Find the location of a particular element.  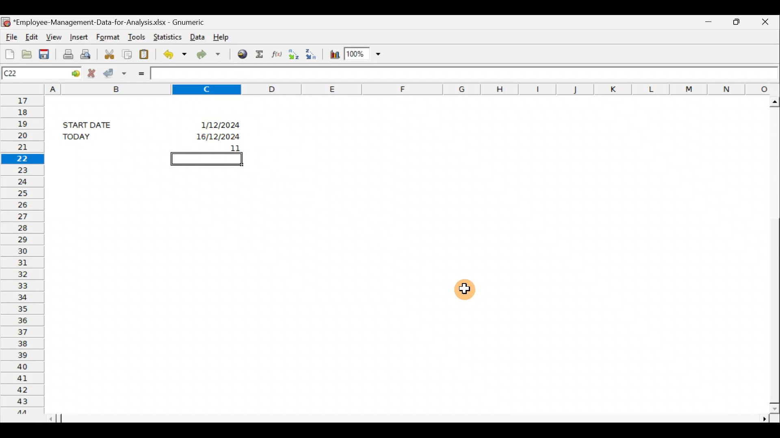

Print current file is located at coordinates (66, 54).